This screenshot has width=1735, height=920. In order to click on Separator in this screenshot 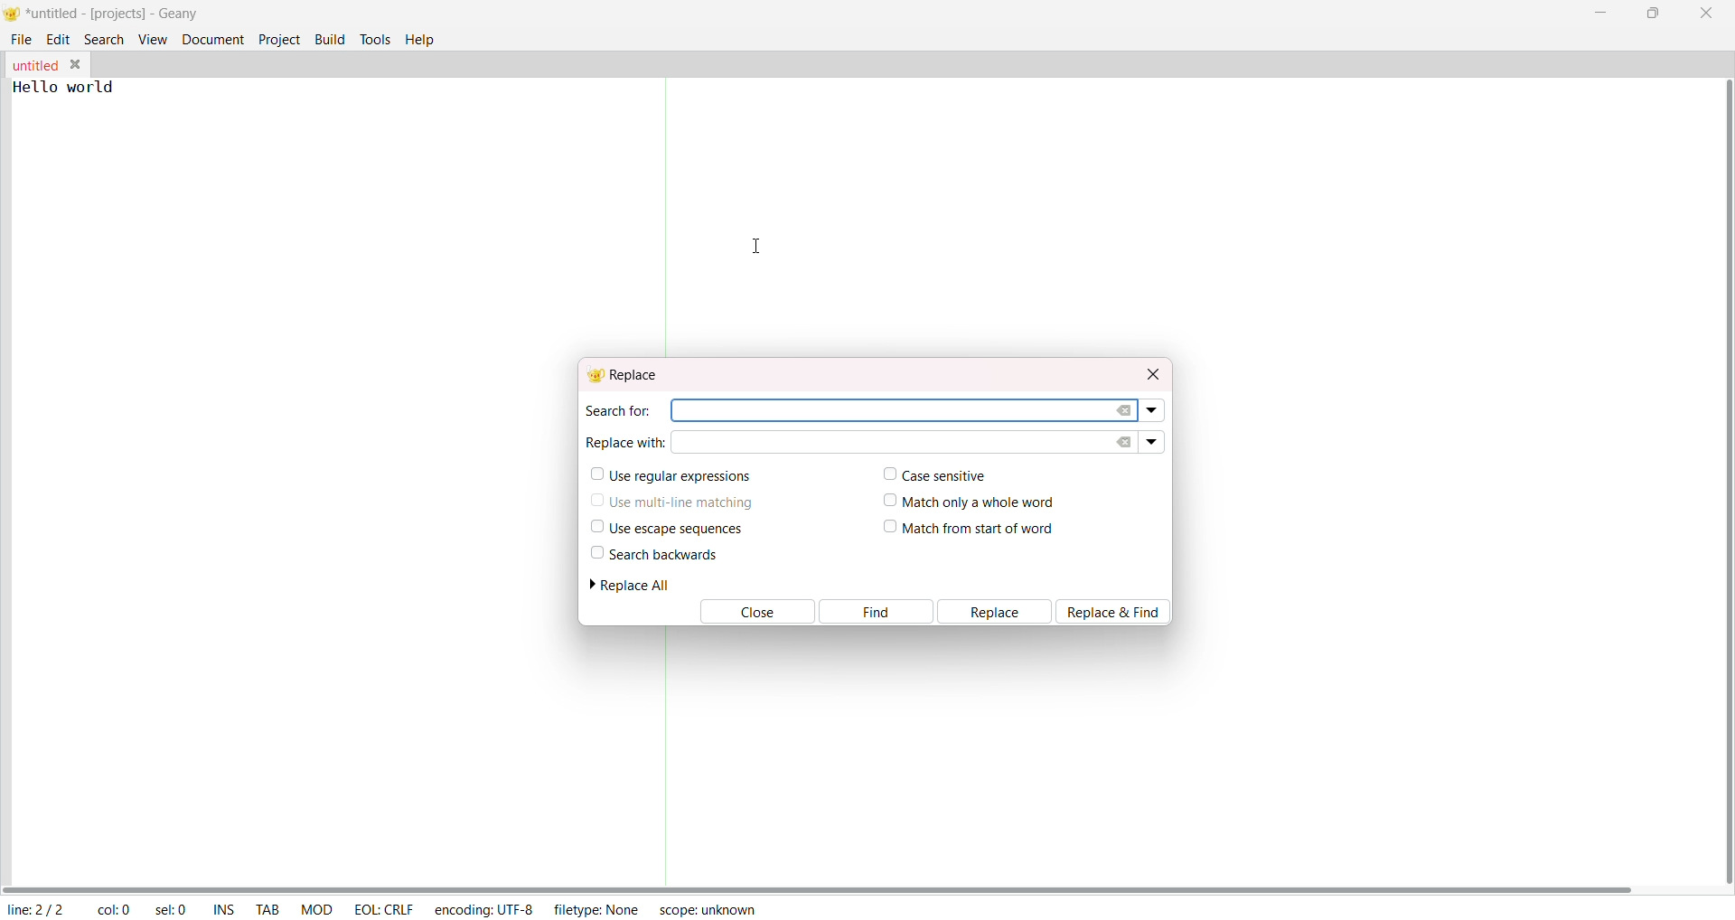, I will do `click(669, 218)`.